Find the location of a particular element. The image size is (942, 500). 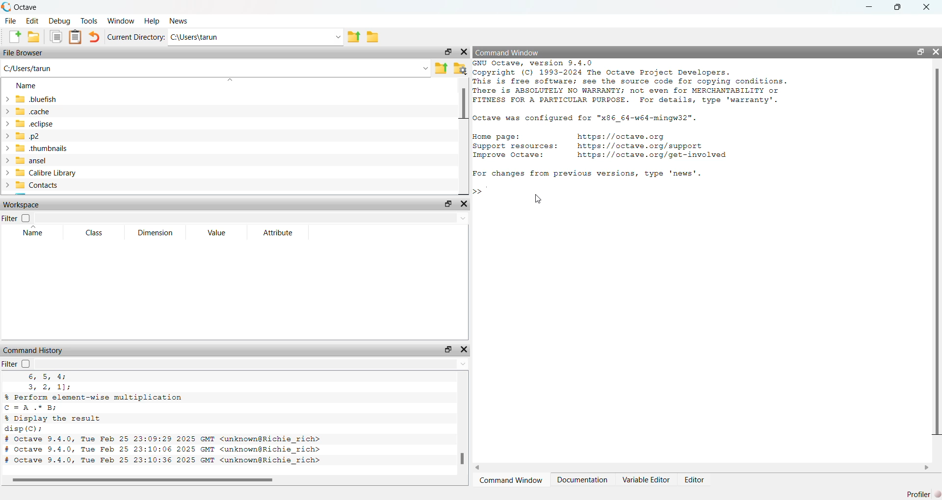

Octave 35.4.0, Tue Feb £5 £3:10:30 20<5 GMT <unknown@Rlichie_rich> is located at coordinates (163, 461).